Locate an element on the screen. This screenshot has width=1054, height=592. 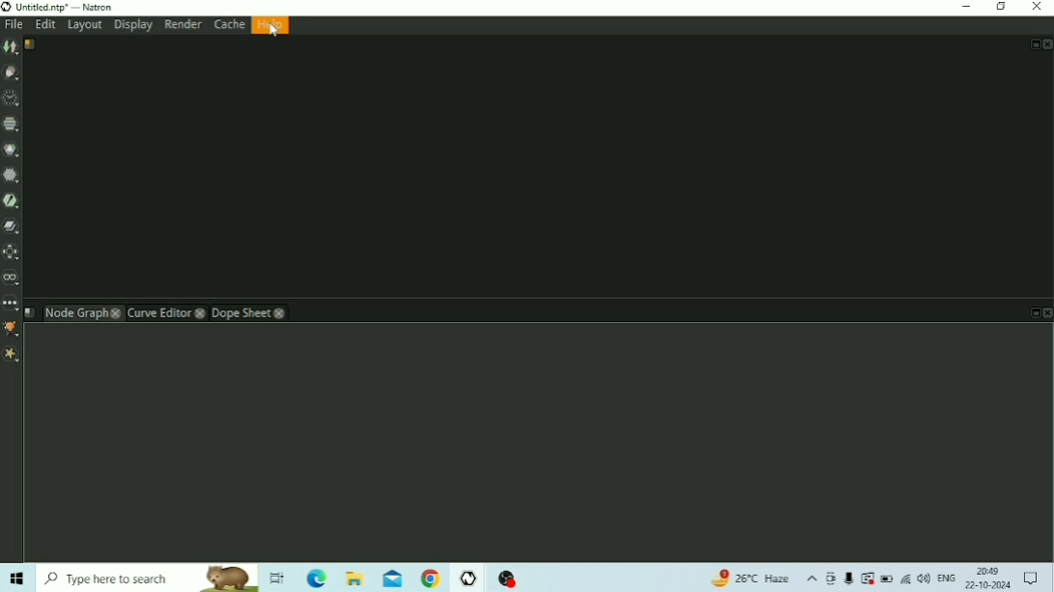
 is located at coordinates (461, 614).